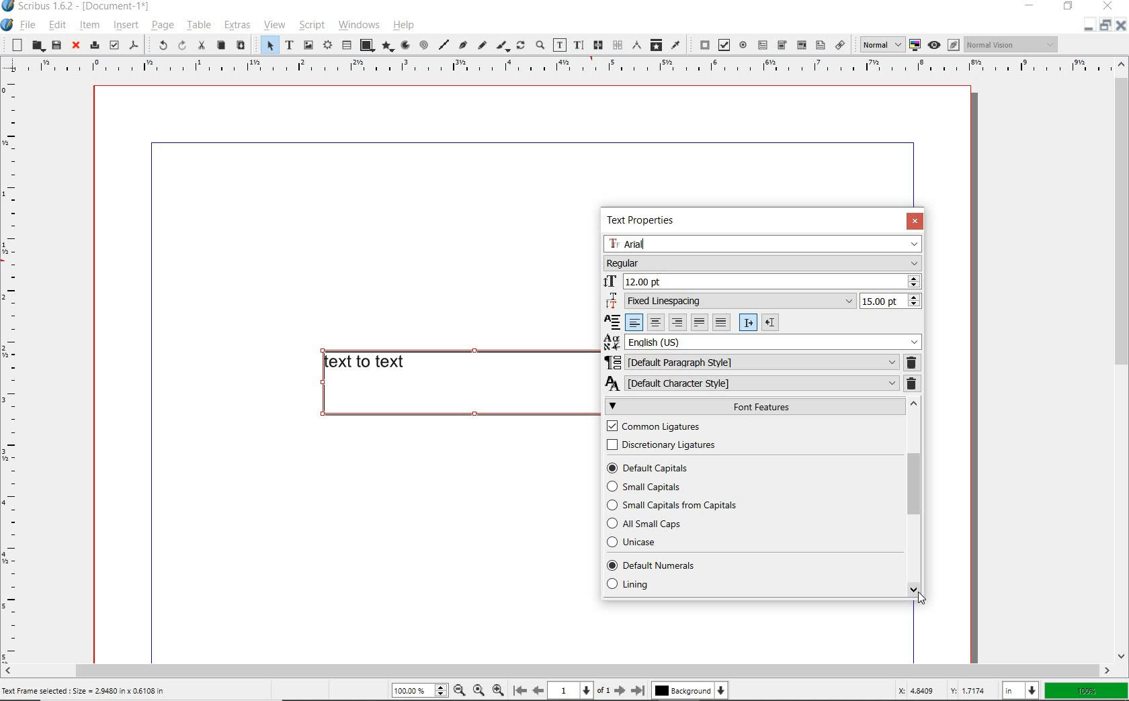 This screenshot has height=701, width=1129. What do you see at coordinates (274, 27) in the screenshot?
I see `view` at bounding box center [274, 27].